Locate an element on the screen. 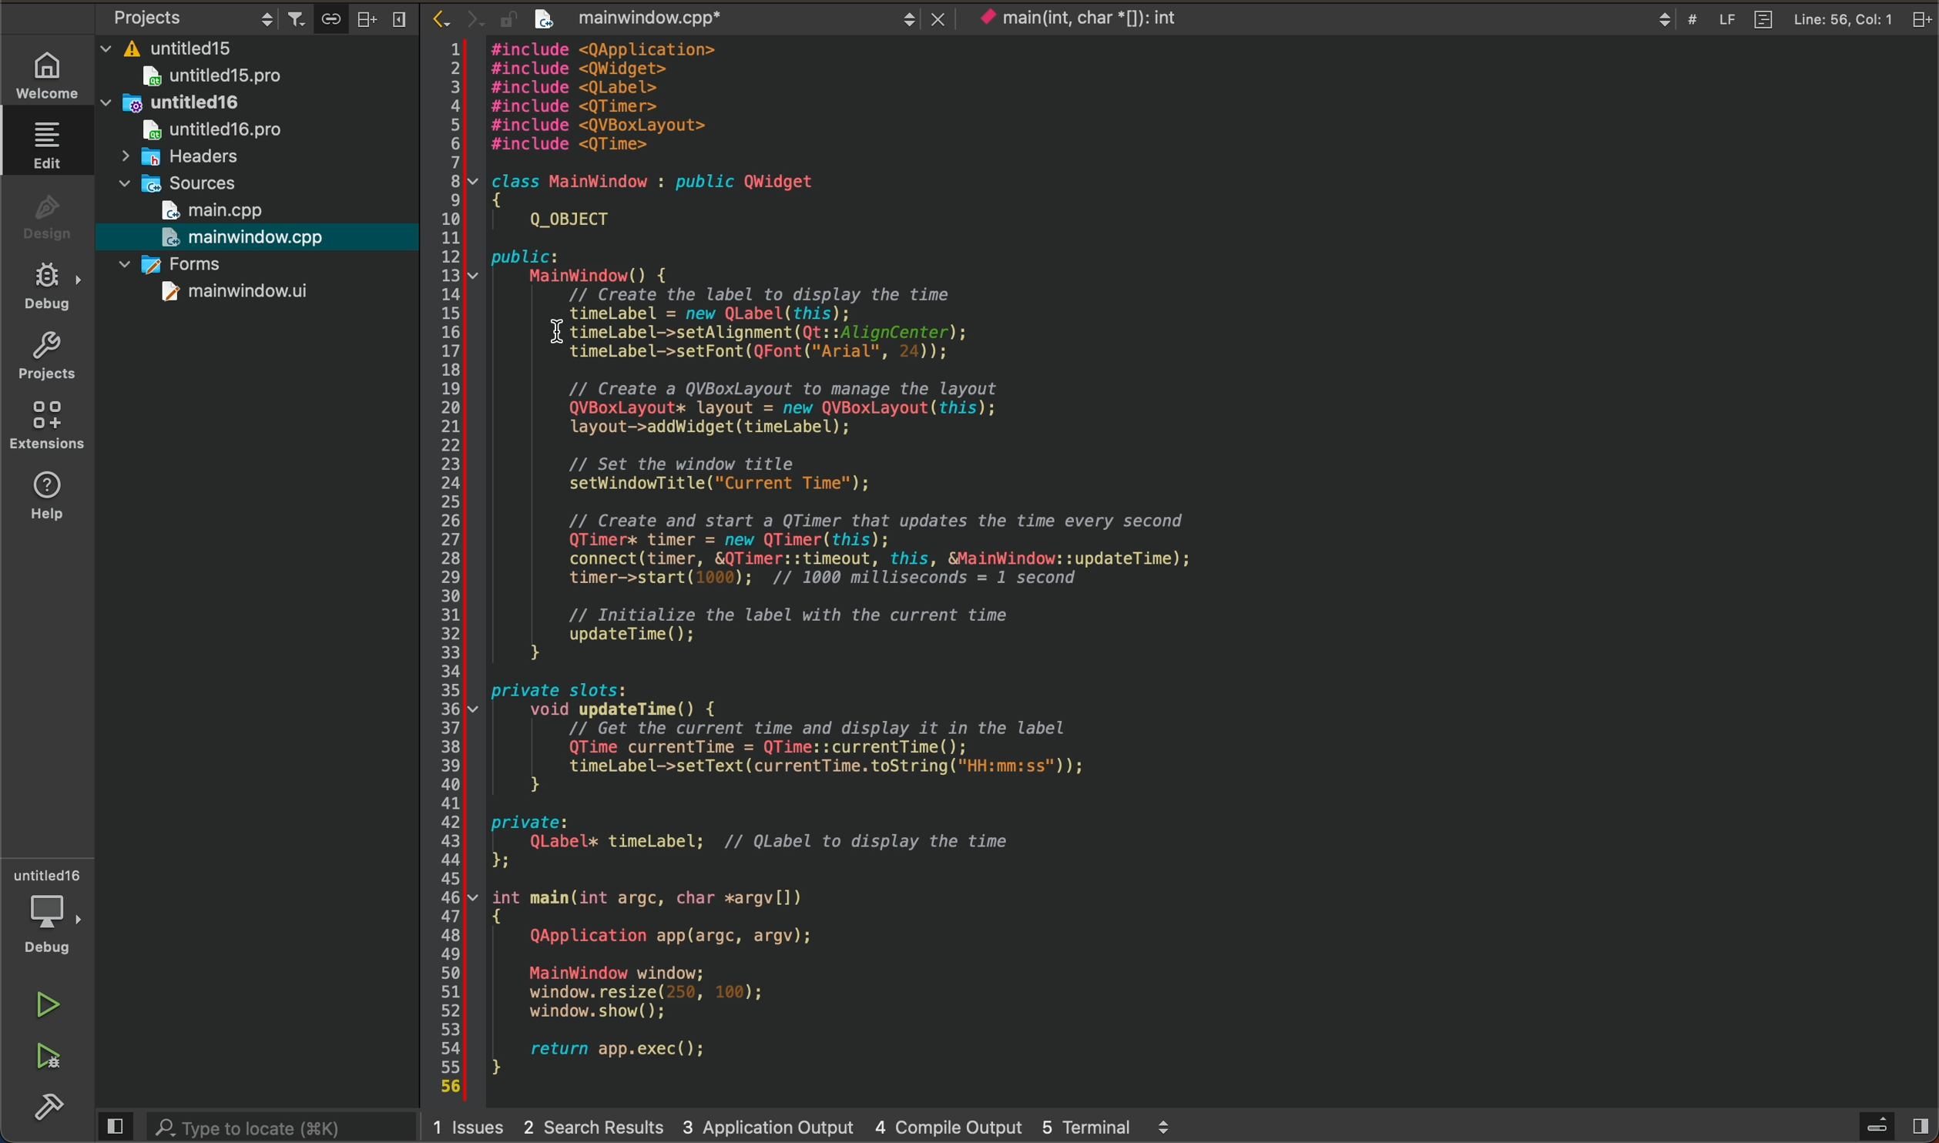 The image size is (1939, 1143). untitled15.pro is located at coordinates (223, 77).